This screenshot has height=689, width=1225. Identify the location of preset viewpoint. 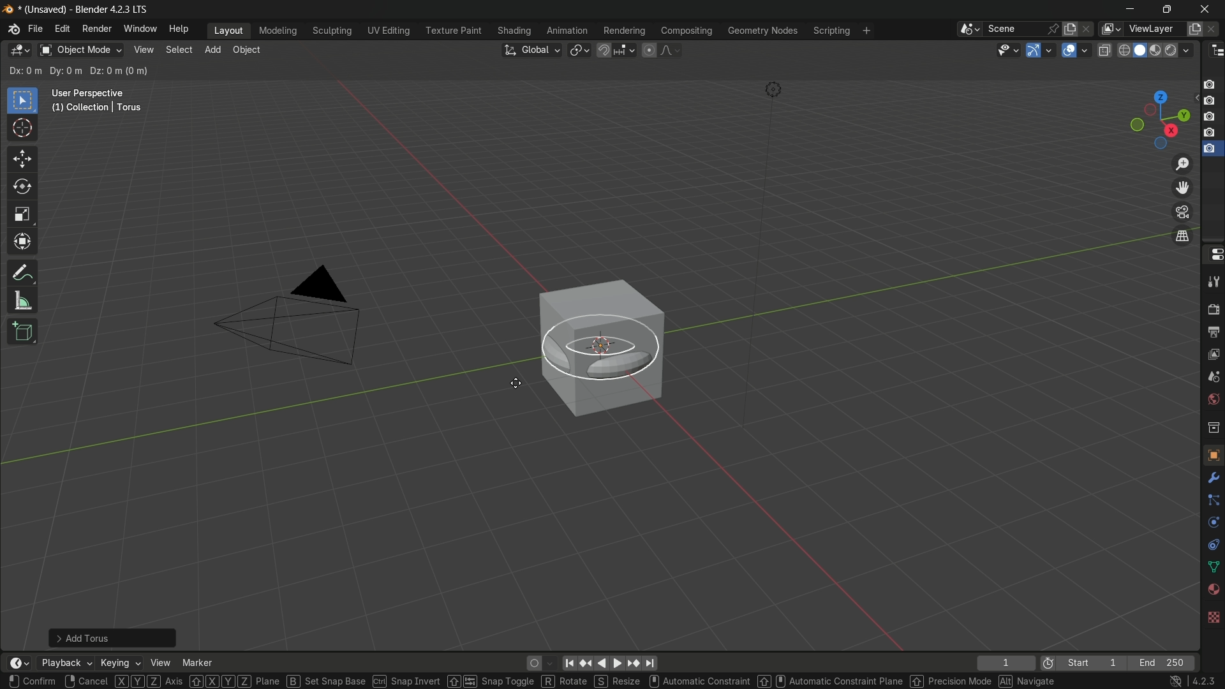
(1159, 120).